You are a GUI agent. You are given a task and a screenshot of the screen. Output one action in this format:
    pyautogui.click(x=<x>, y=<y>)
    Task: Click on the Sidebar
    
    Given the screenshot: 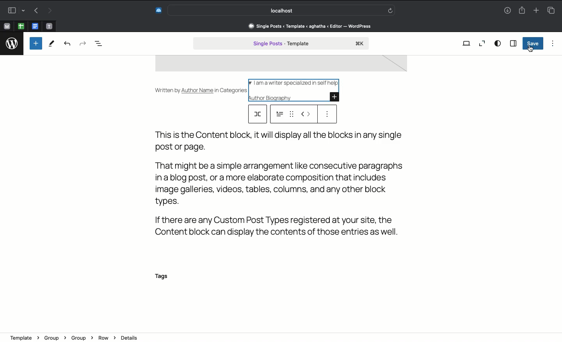 What is the action you would take?
    pyautogui.click(x=14, y=11)
    